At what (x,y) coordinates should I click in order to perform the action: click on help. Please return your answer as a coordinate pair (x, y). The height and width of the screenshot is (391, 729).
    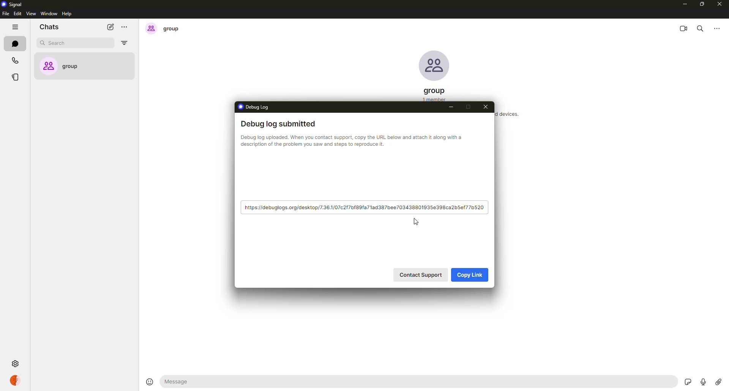
    Looking at the image, I should click on (66, 14).